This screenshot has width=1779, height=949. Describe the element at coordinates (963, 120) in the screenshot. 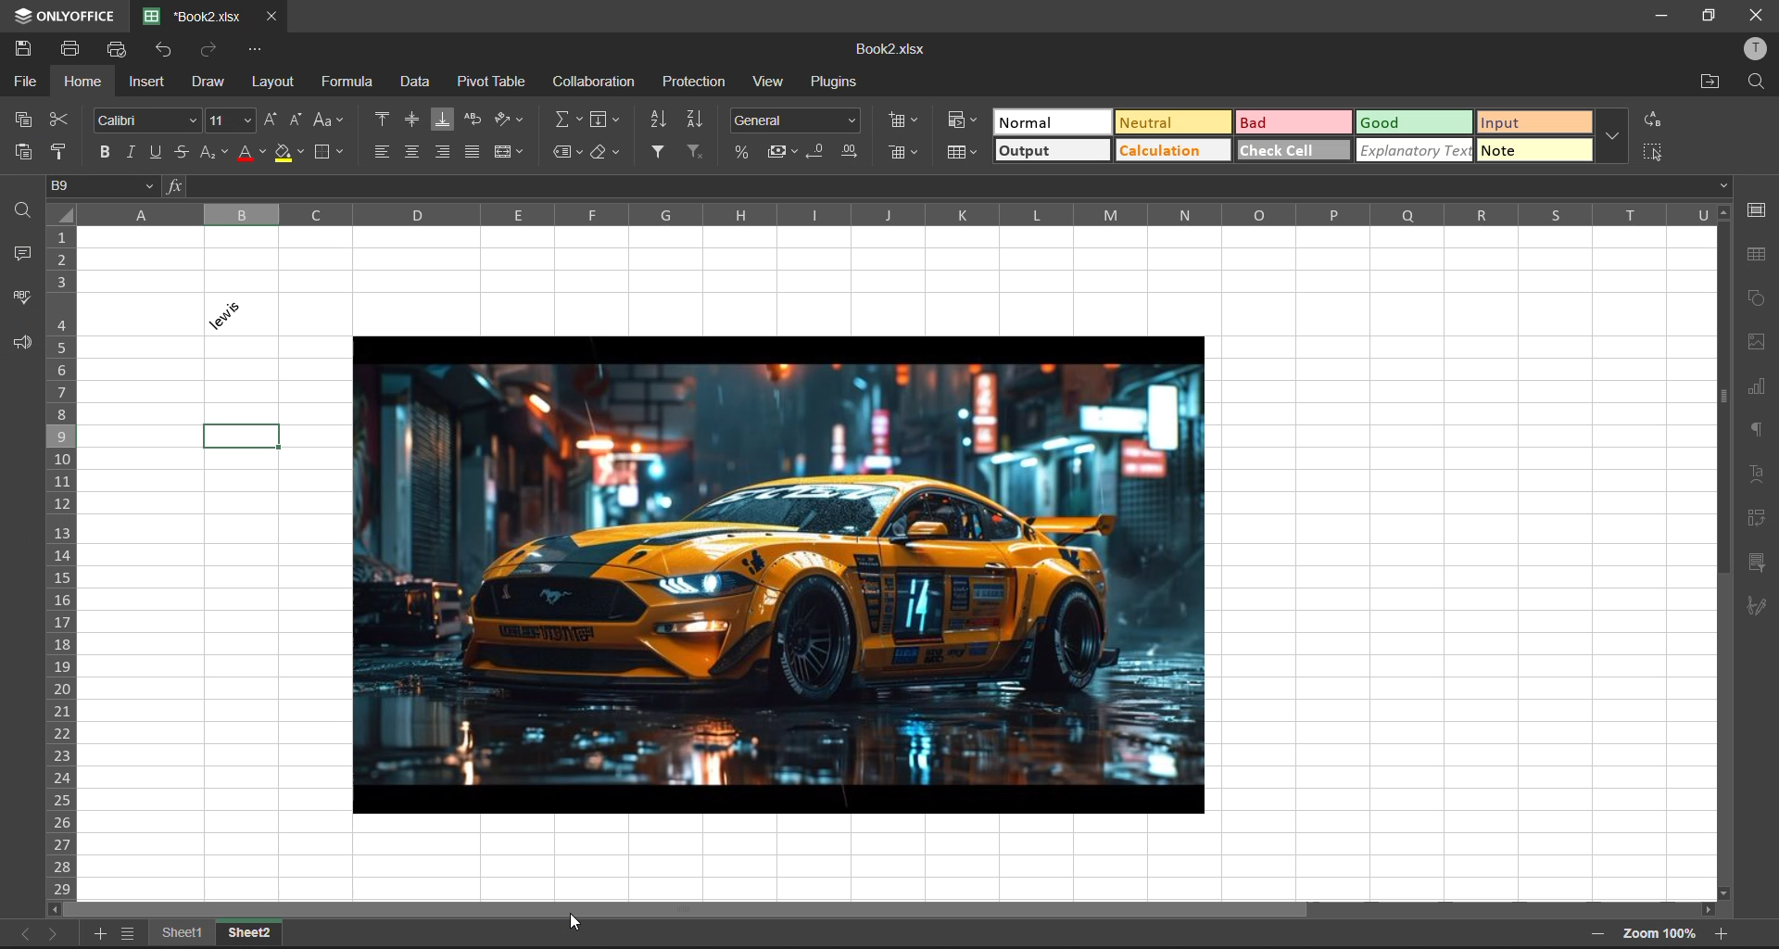

I see `conditional formatting` at that location.